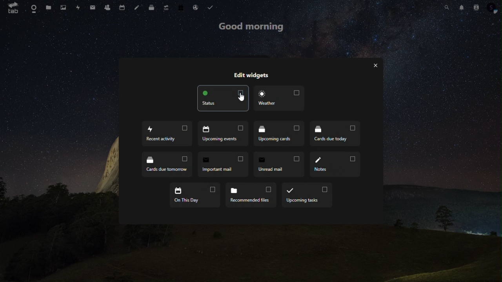 This screenshot has height=282, width=502. I want to click on dashboard, so click(33, 7).